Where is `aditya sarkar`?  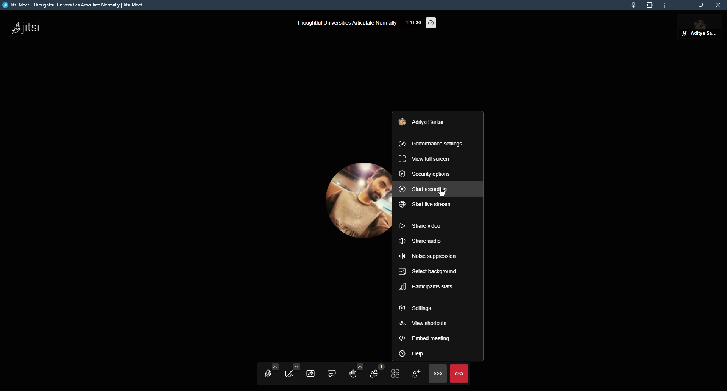
aditya sarkar is located at coordinates (426, 122).